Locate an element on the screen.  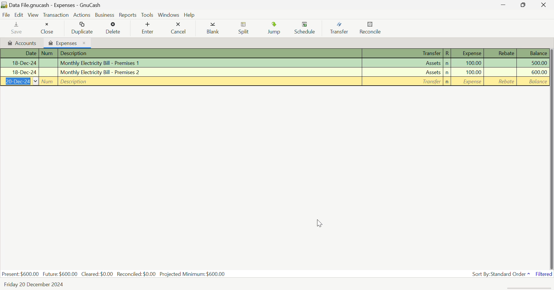
Data File.gnucash - Expenses - GnuCash is located at coordinates (52, 5).